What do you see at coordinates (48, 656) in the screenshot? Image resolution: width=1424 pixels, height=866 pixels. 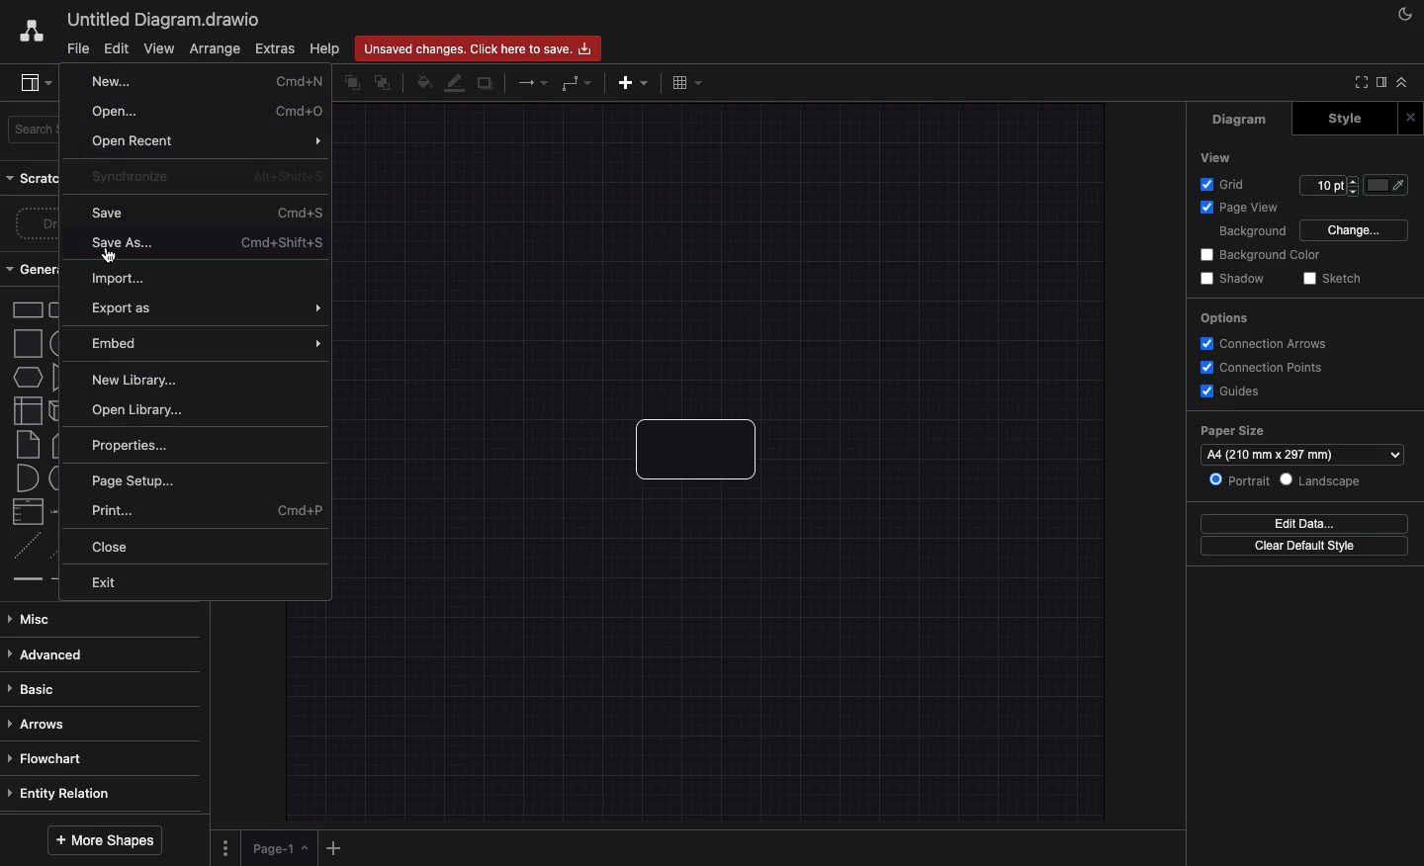 I see `Advanced` at bounding box center [48, 656].